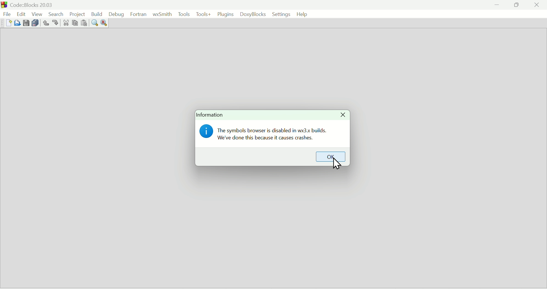 The height and width of the screenshot is (289, 547). I want to click on Open file, so click(18, 23).